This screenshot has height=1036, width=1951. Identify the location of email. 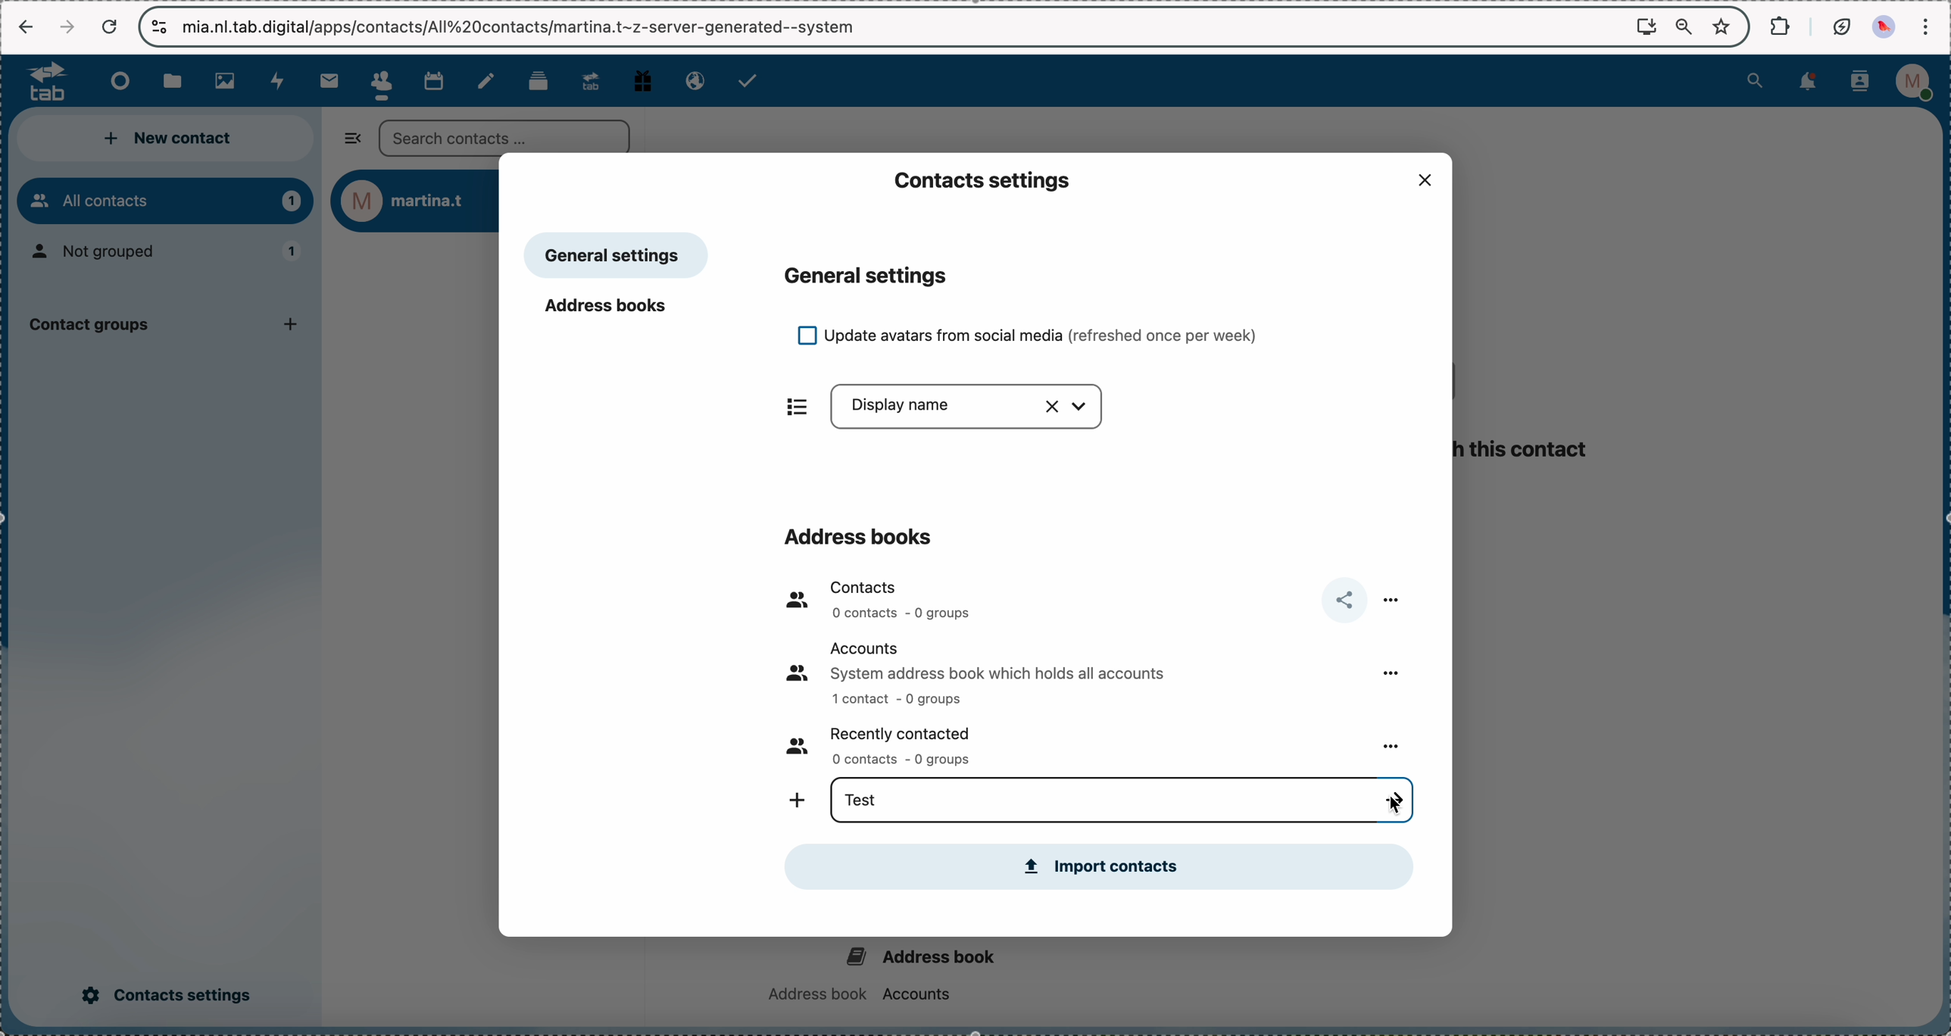
(690, 80).